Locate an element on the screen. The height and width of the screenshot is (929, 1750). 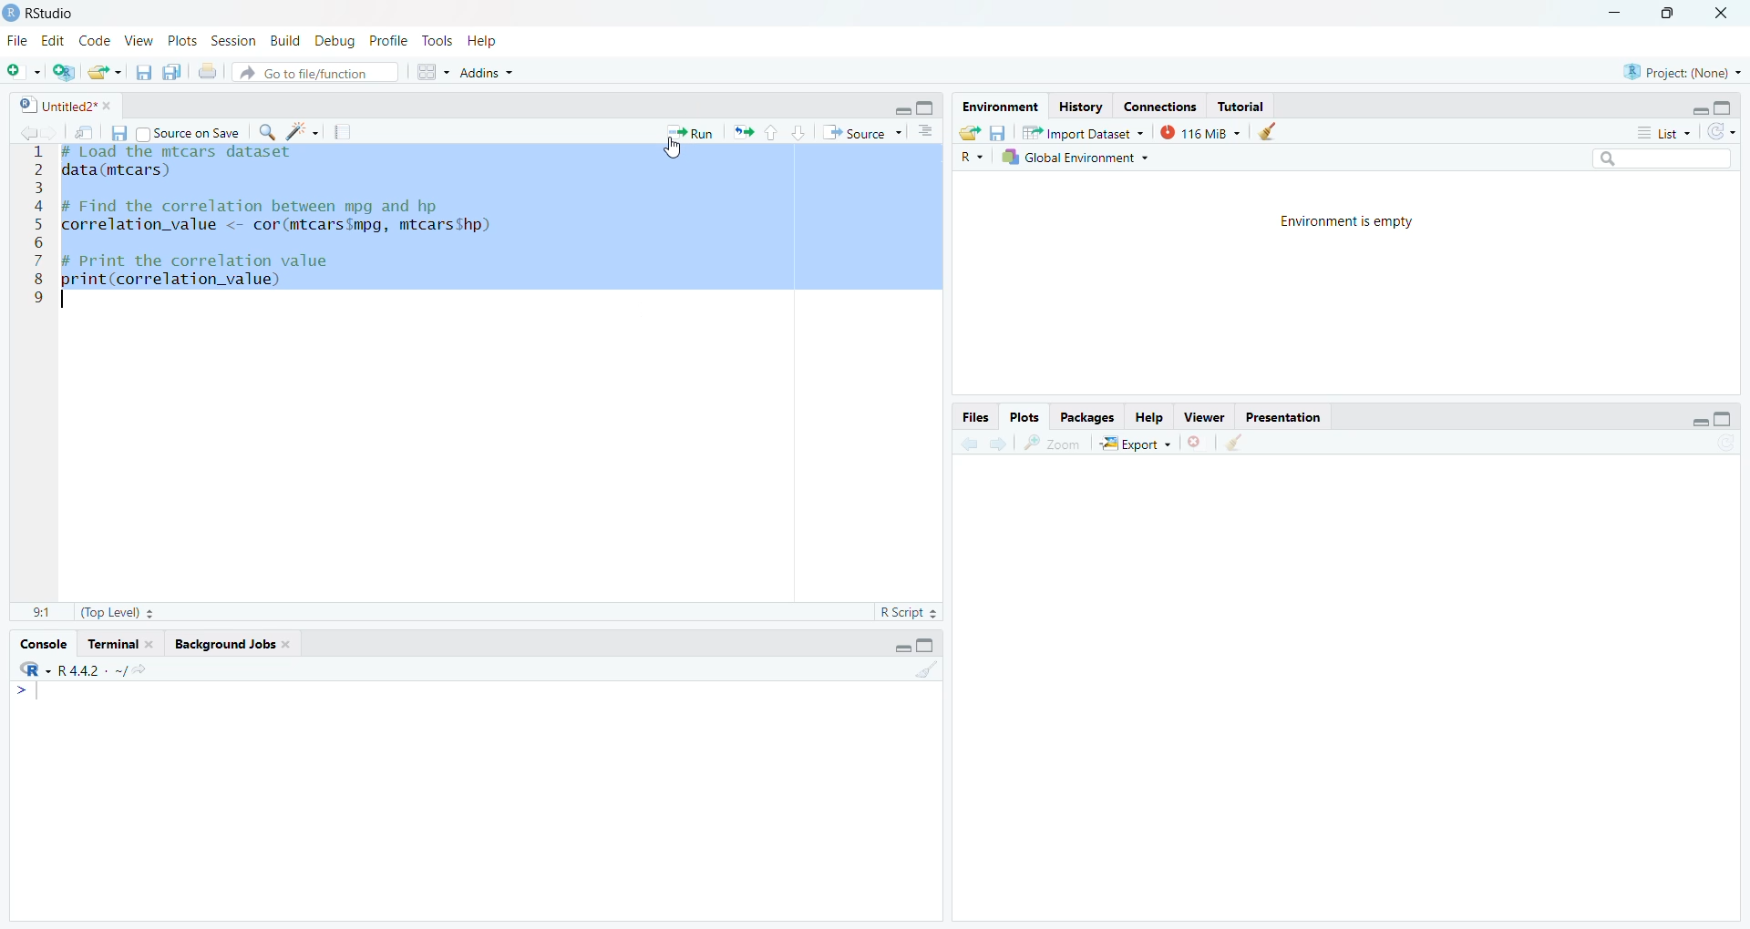
Go forward to the next source location (Ctrl + F10) is located at coordinates (999, 444).